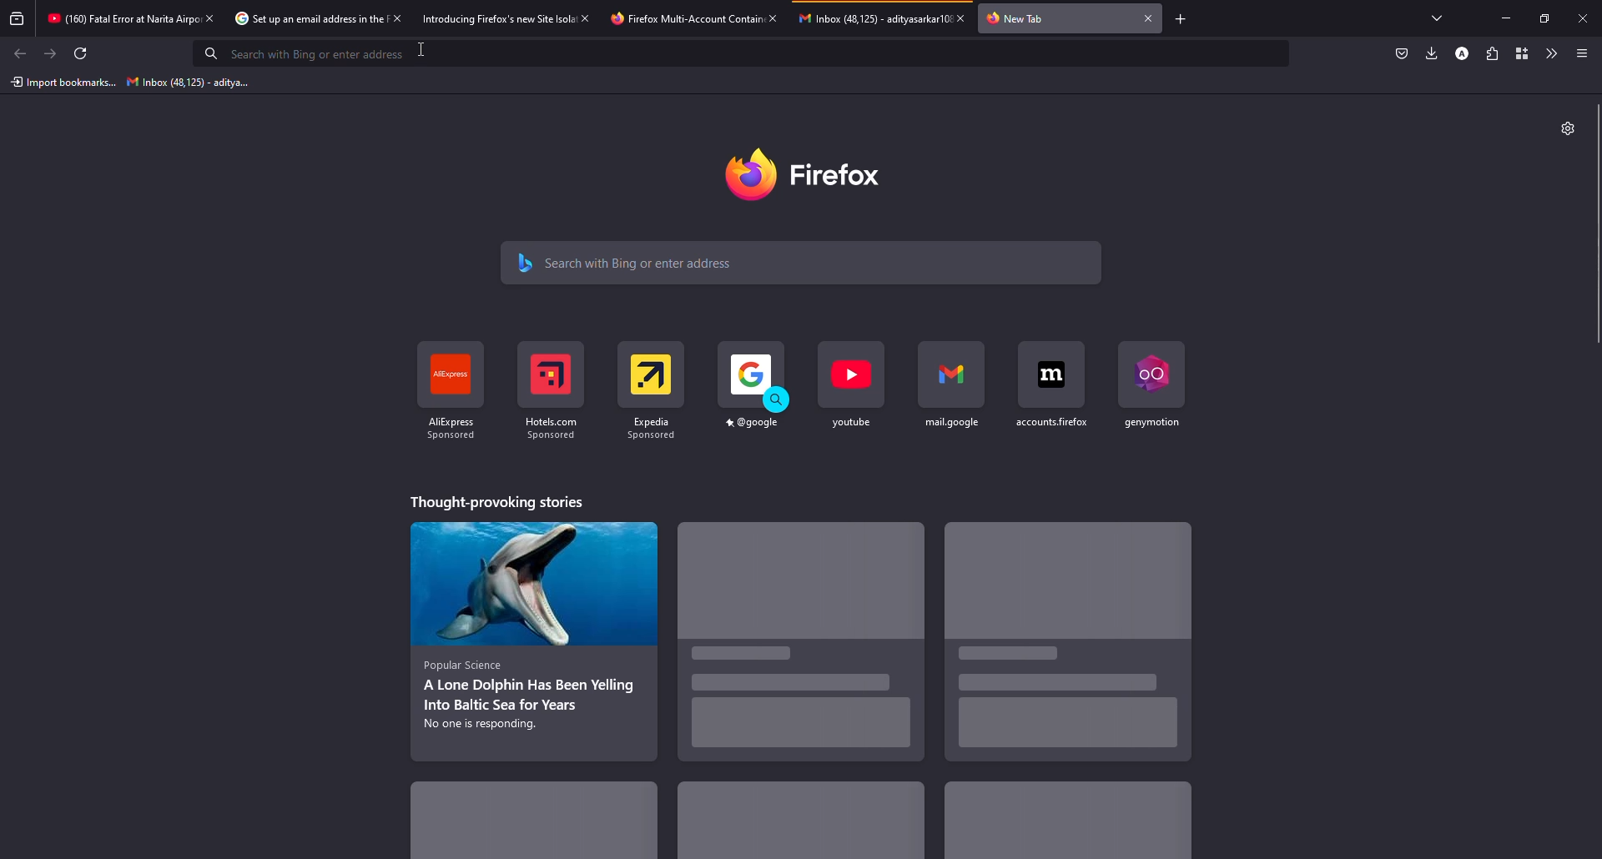 The image size is (1602, 859). I want to click on tab, so click(115, 16).